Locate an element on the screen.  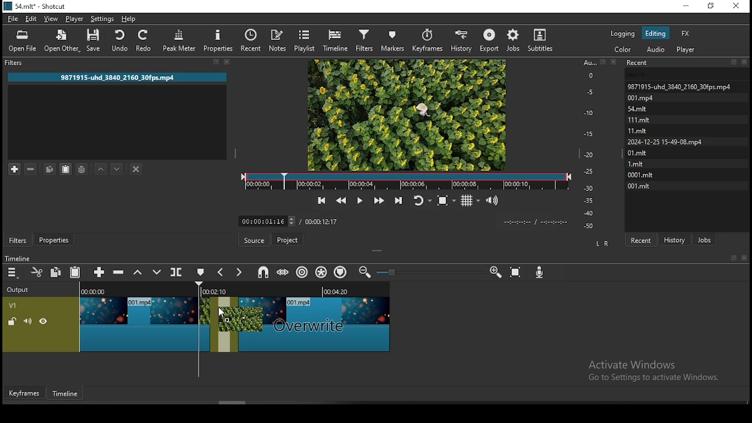
recent is located at coordinates (640, 240).